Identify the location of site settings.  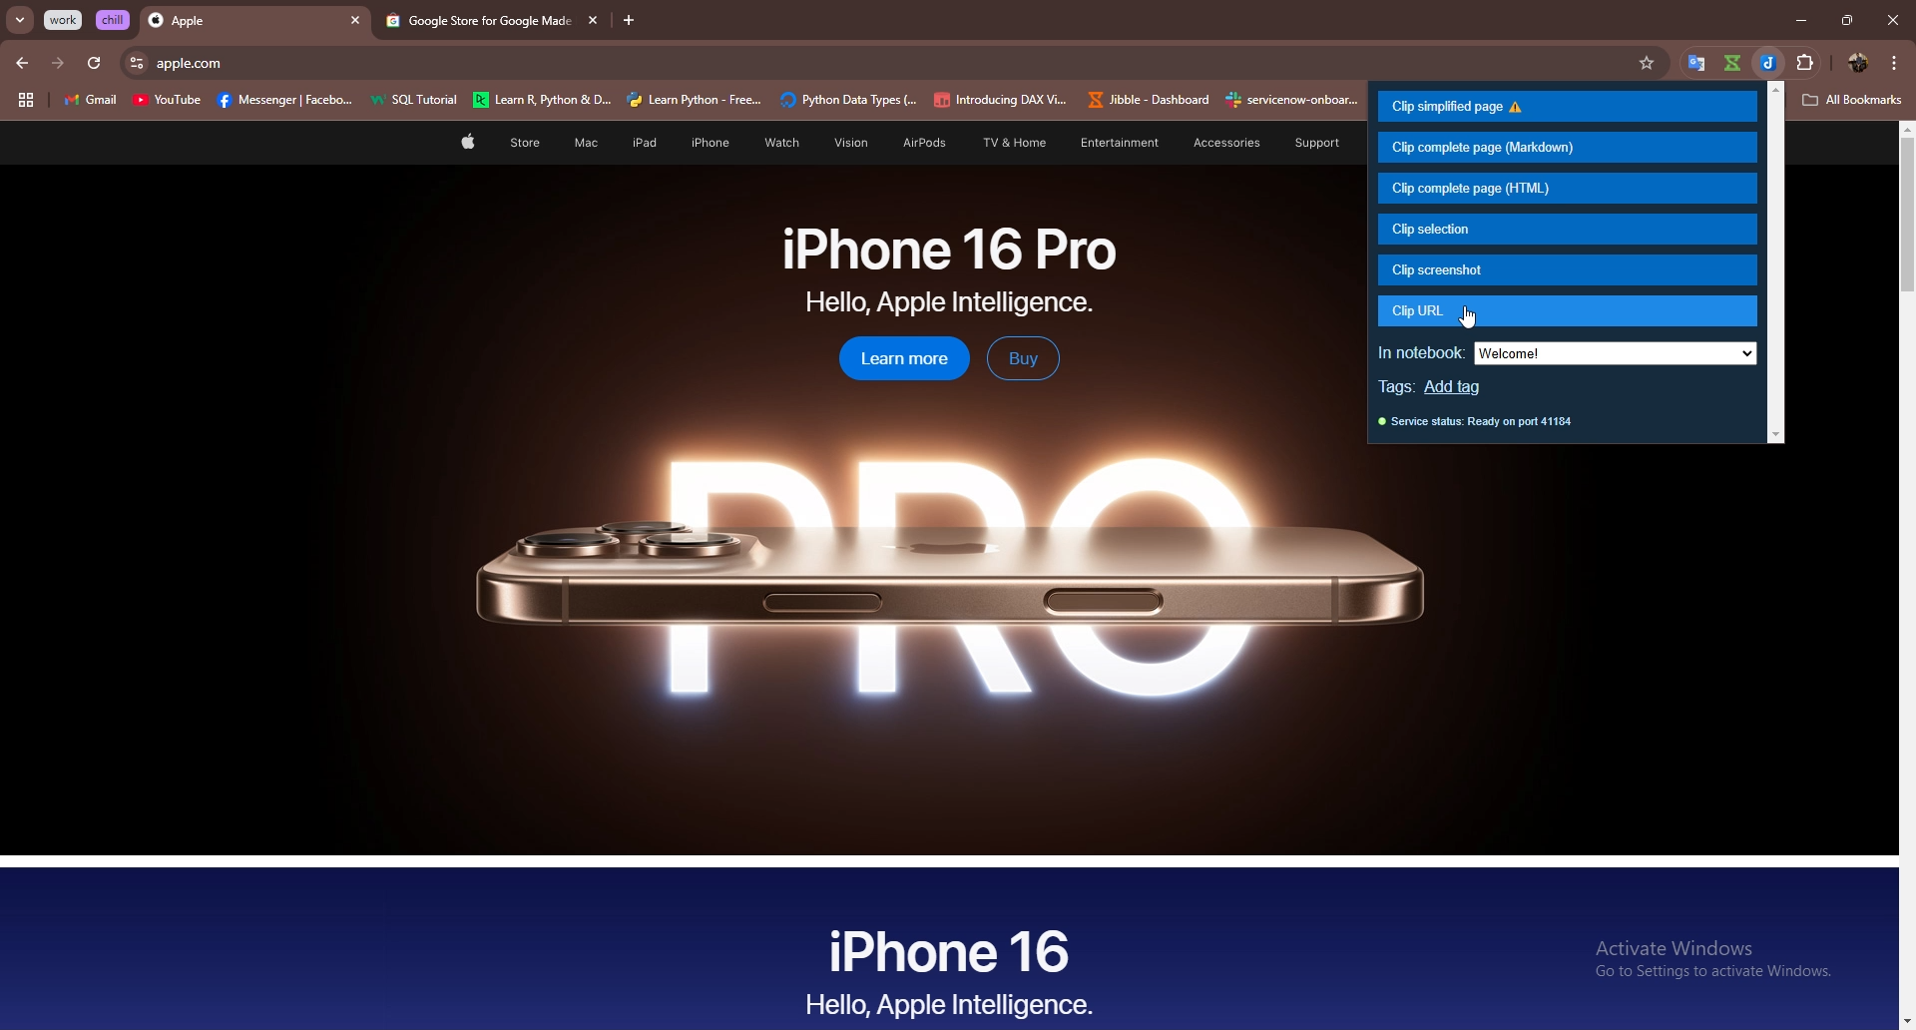
(135, 63).